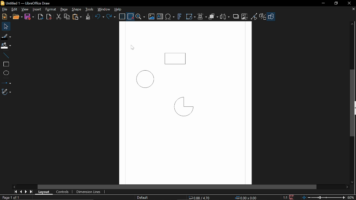 This screenshot has height=200, width=356. I want to click on Fill Line , so click(6, 36).